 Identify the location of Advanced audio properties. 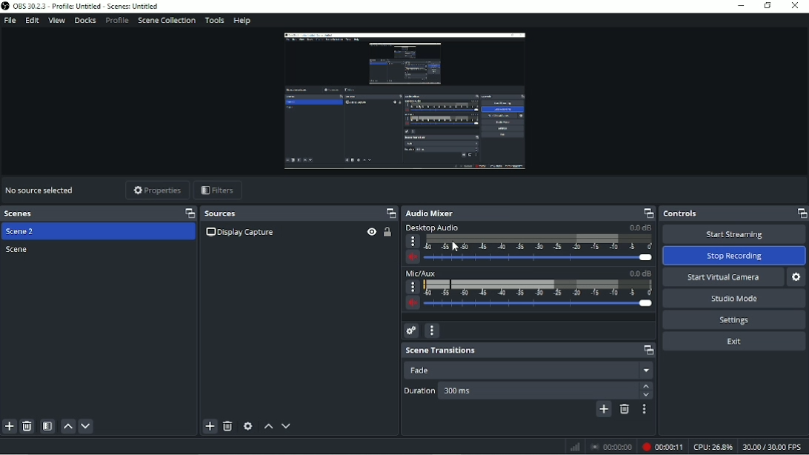
(412, 331).